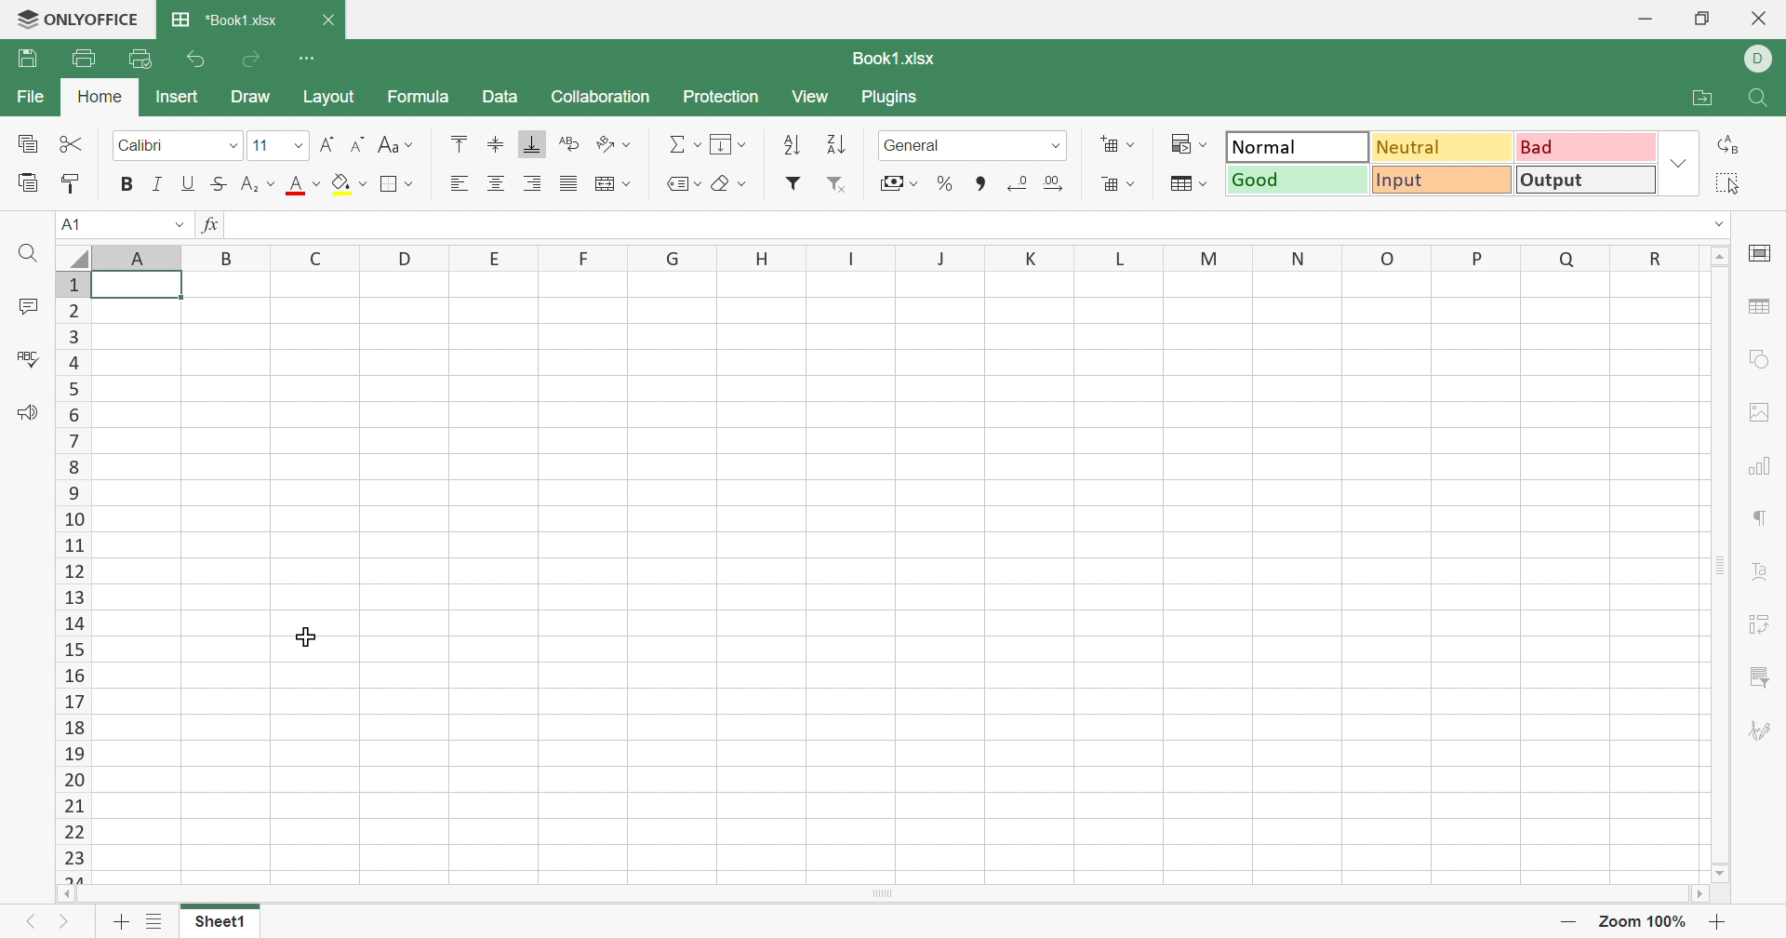  What do you see at coordinates (1680, 164) in the screenshot?
I see `Drop Down` at bounding box center [1680, 164].